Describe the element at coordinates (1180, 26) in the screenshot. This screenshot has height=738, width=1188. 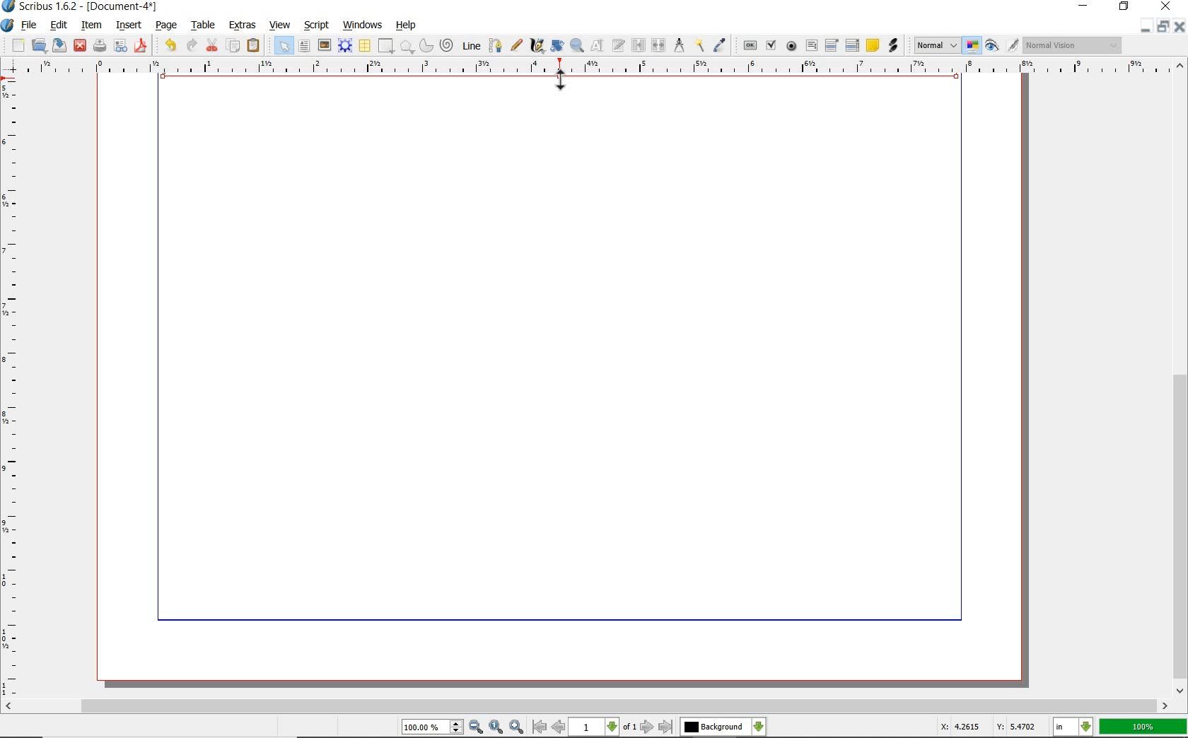
I see `close` at that location.